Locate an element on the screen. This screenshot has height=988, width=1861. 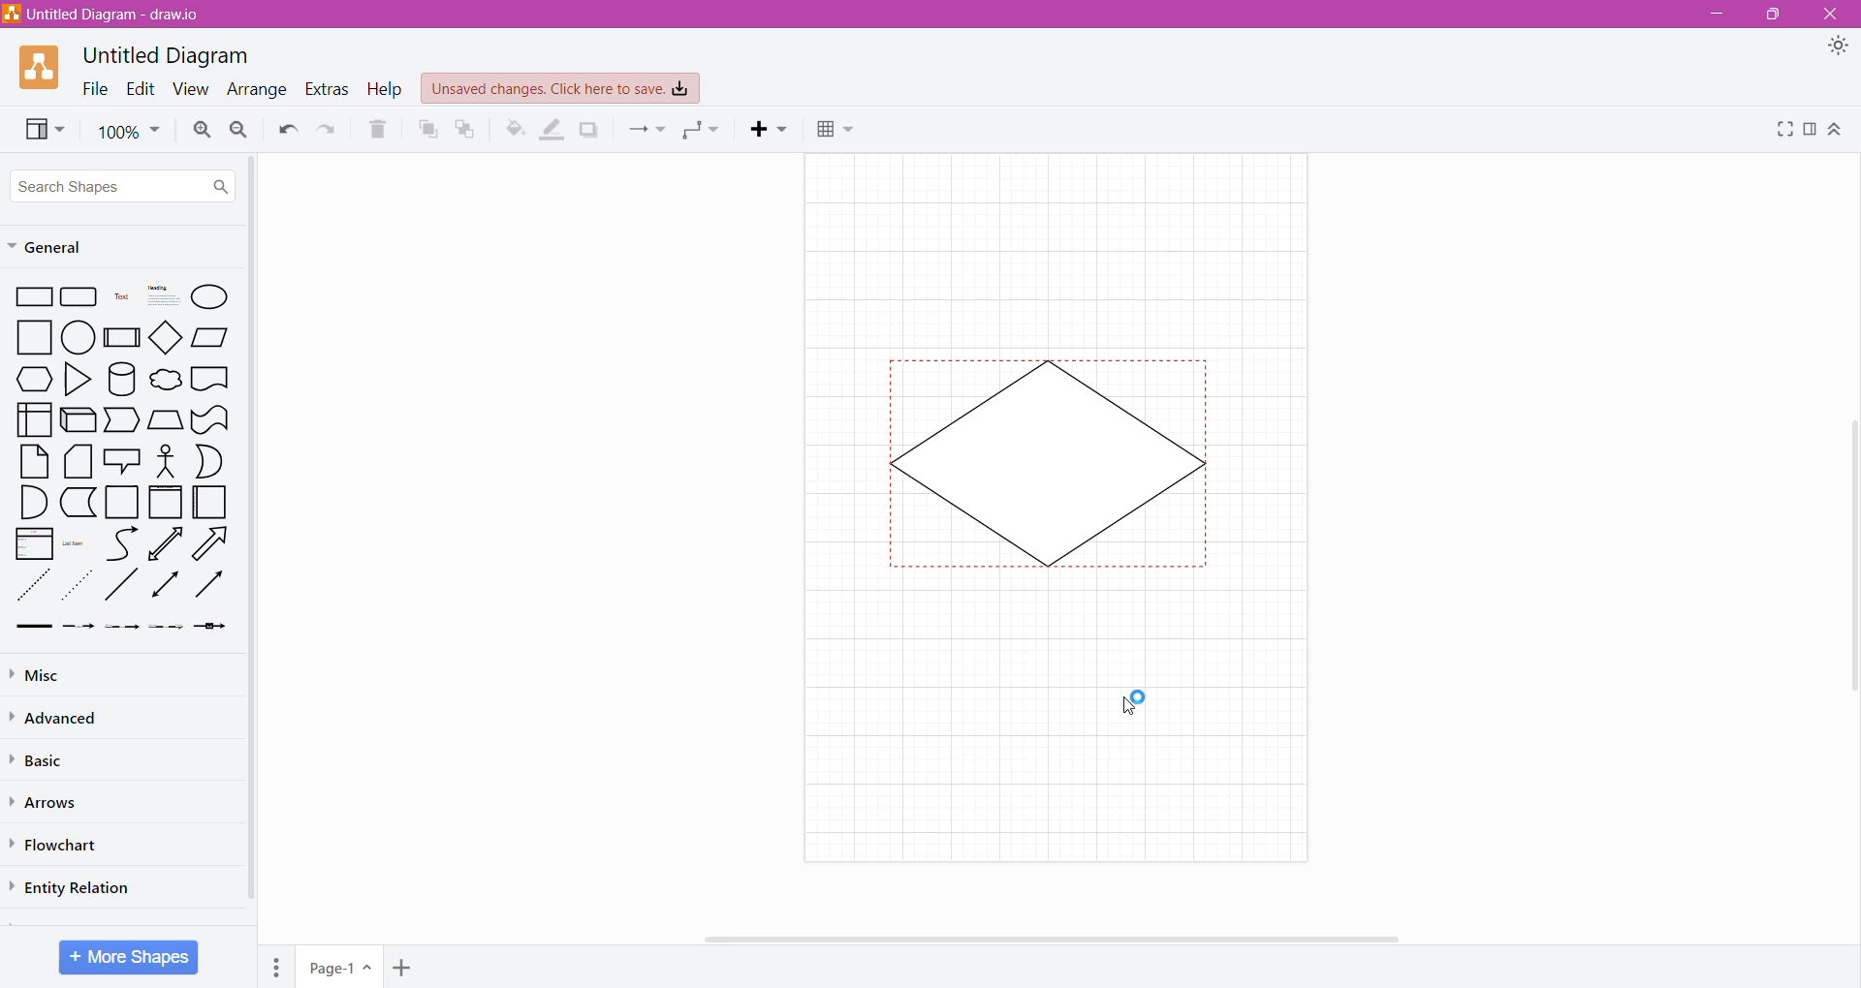
Pages is located at coordinates (275, 968).